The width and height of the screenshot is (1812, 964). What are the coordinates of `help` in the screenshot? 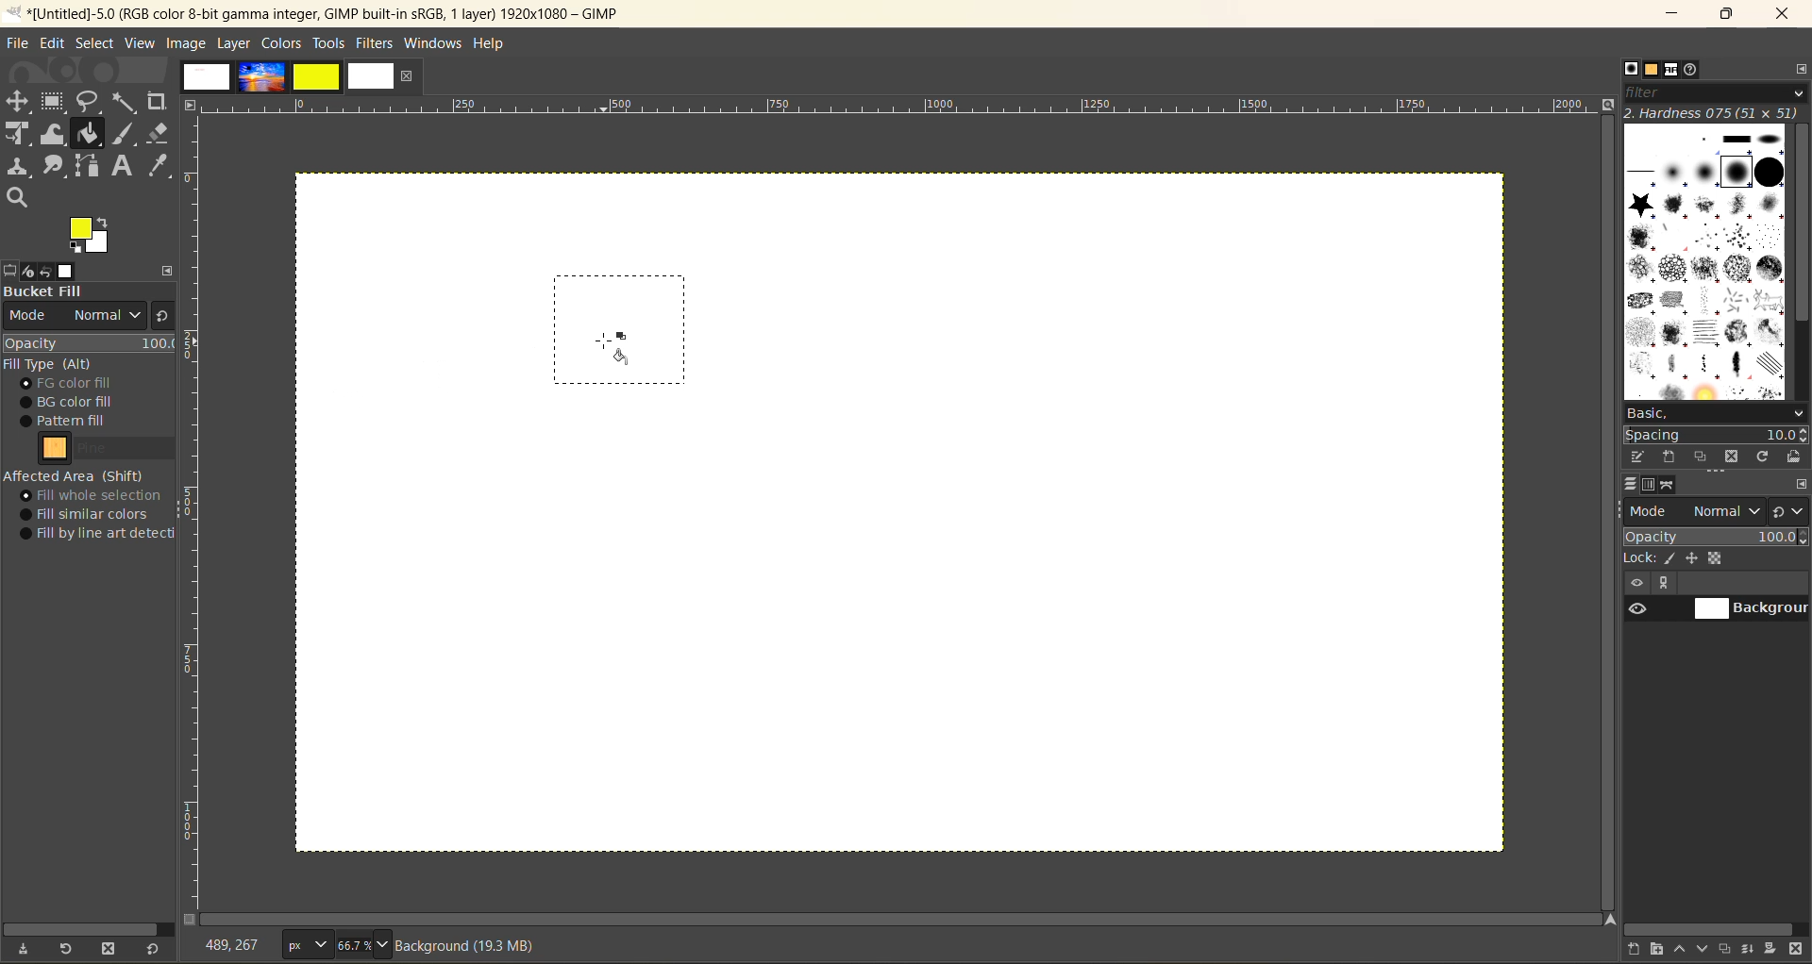 It's located at (495, 42).